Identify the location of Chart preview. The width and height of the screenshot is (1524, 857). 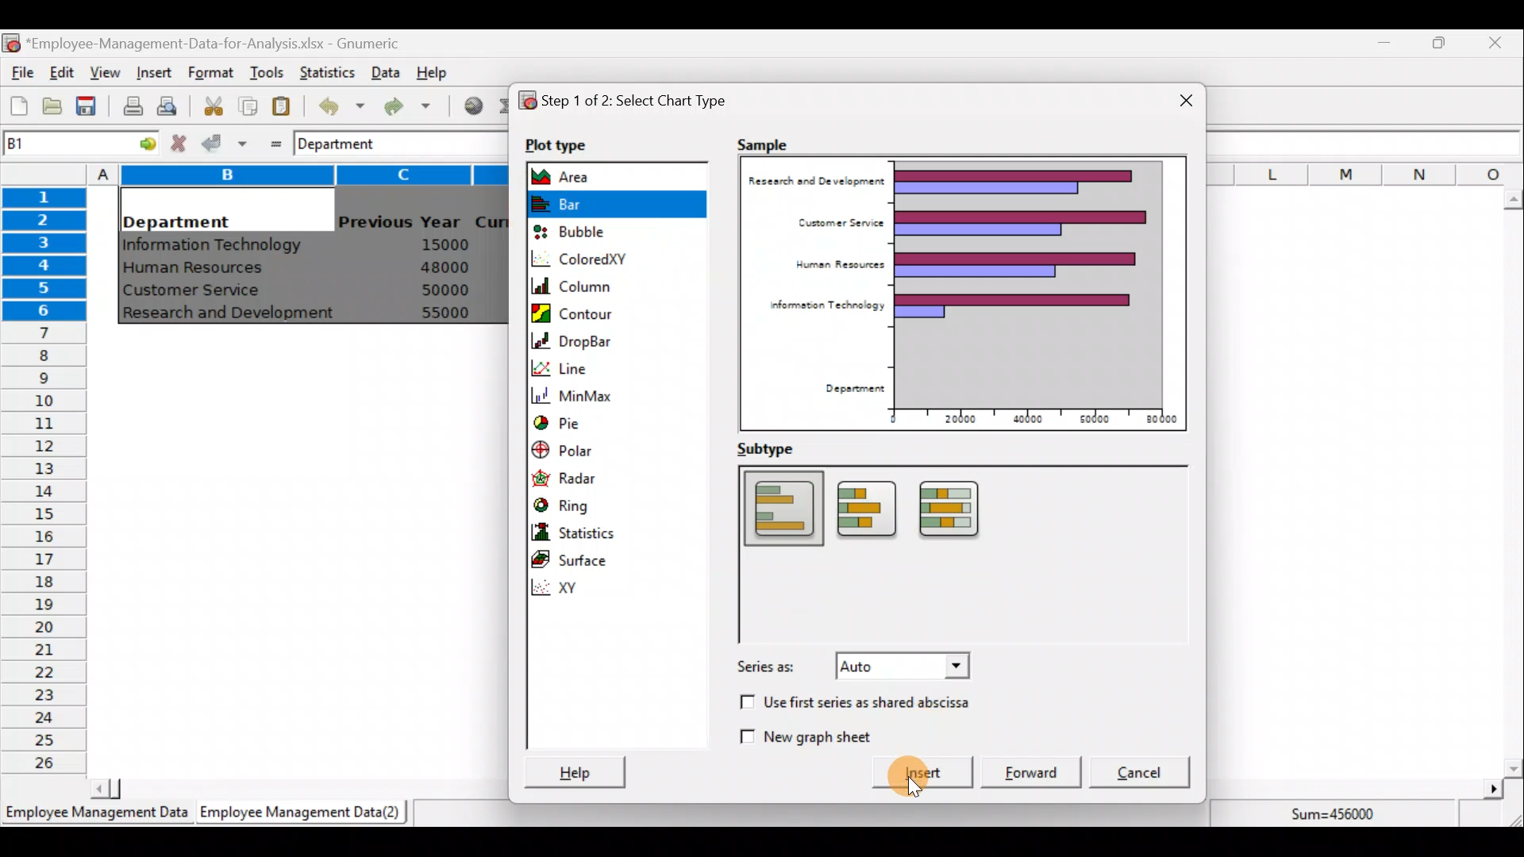
(1030, 282).